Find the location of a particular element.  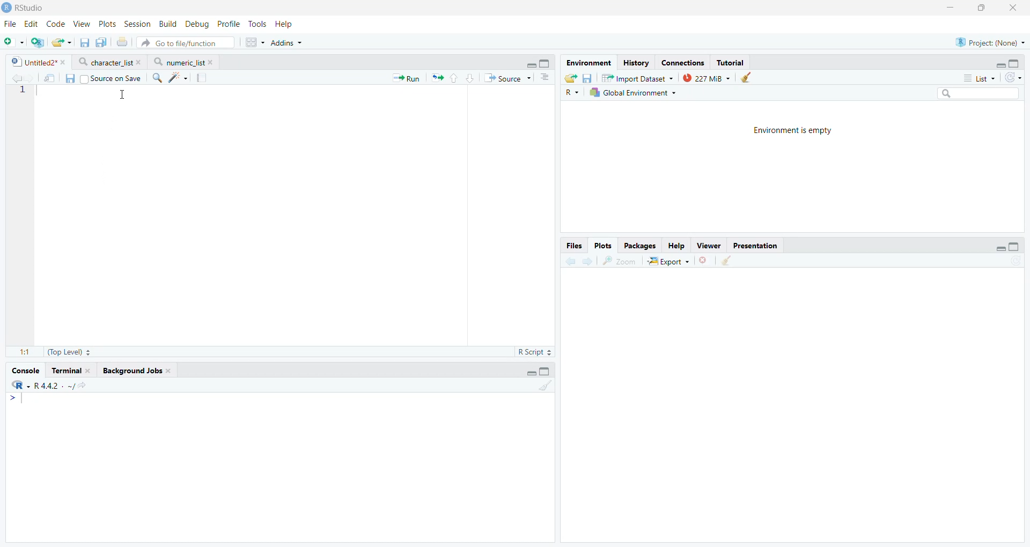

Untitled2* is located at coordinates (38, 62).